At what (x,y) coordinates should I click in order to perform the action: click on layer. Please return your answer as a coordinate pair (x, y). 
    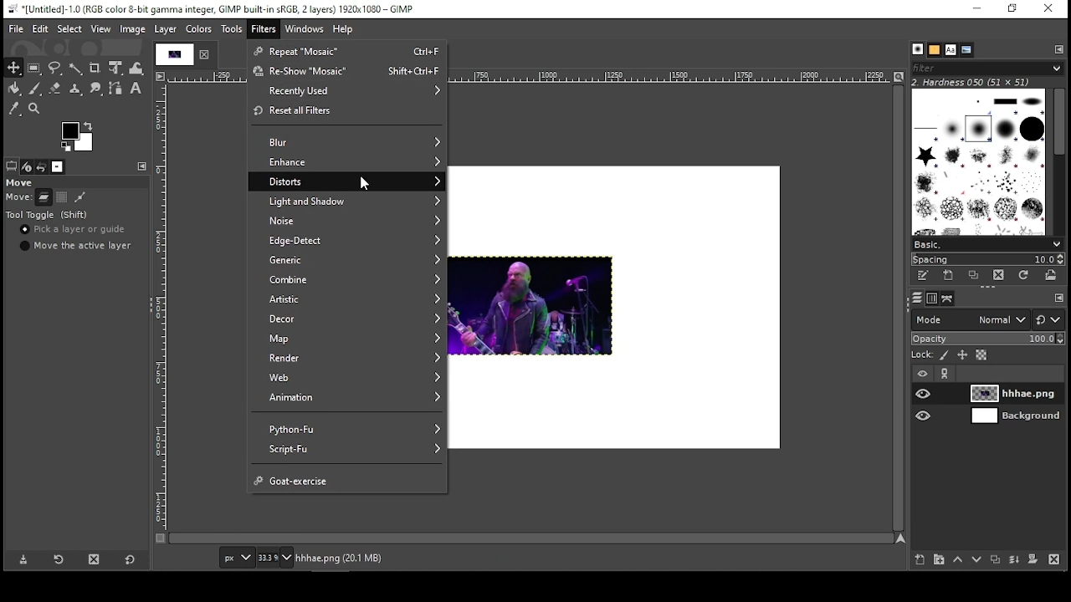
    Looking at the image, I should click on (166, 28).